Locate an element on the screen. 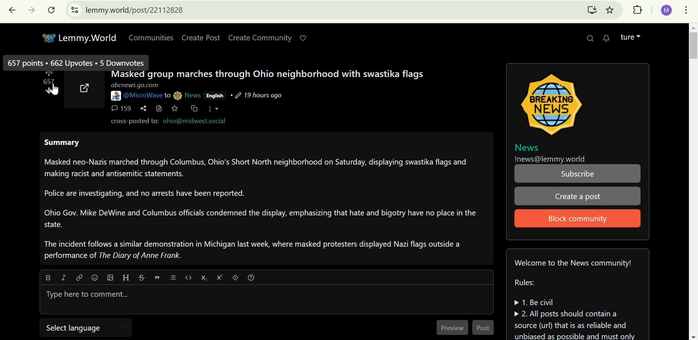 Image resolution: width=698 pixels, height=340 pixels. Reload this page is located at coordinates (53, 10).